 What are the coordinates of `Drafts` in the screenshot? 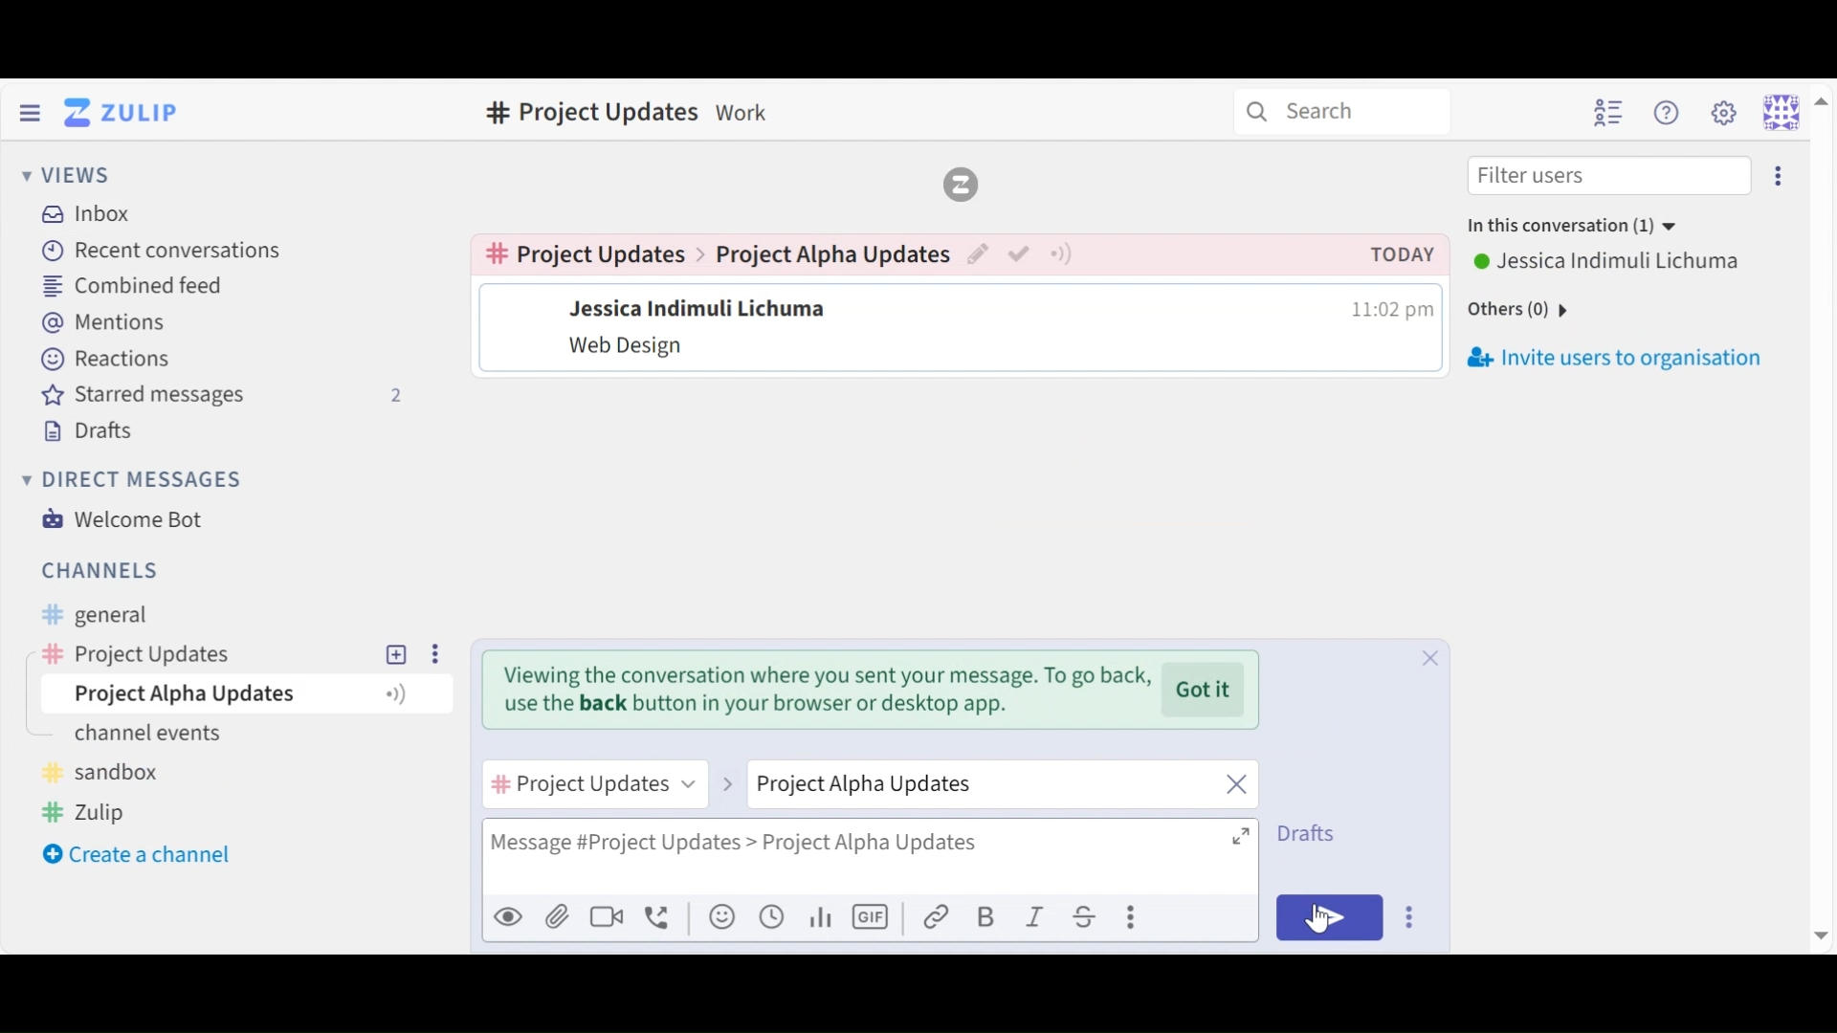 It's located at (97, 429).